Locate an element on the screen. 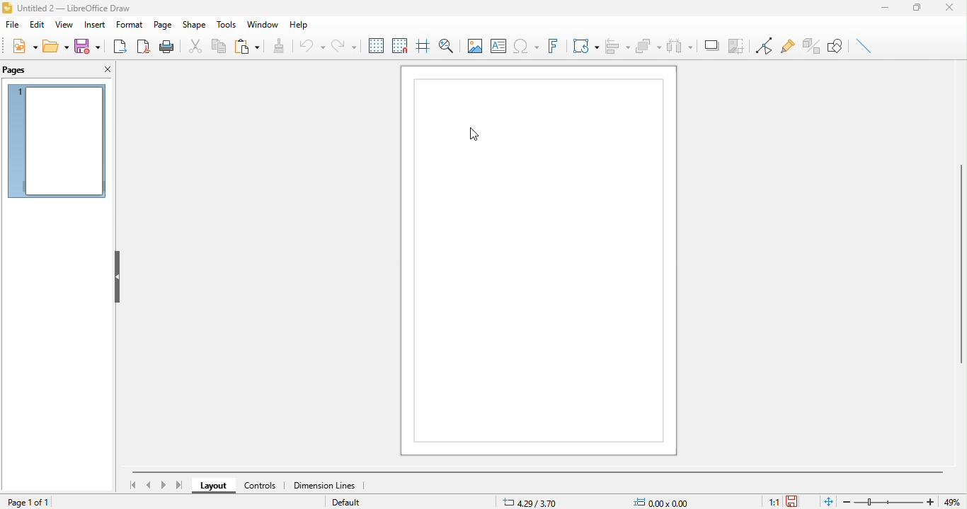 This screenshot has height=509, width=967. 1:1 is located at coordinates (771, 501).